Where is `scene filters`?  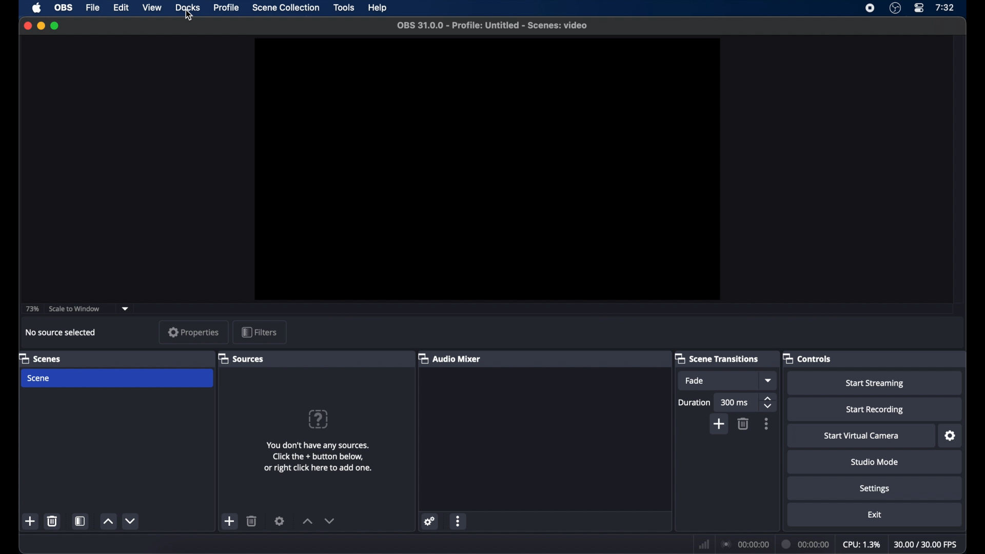
scene filters is located at coordinates (80, 521).